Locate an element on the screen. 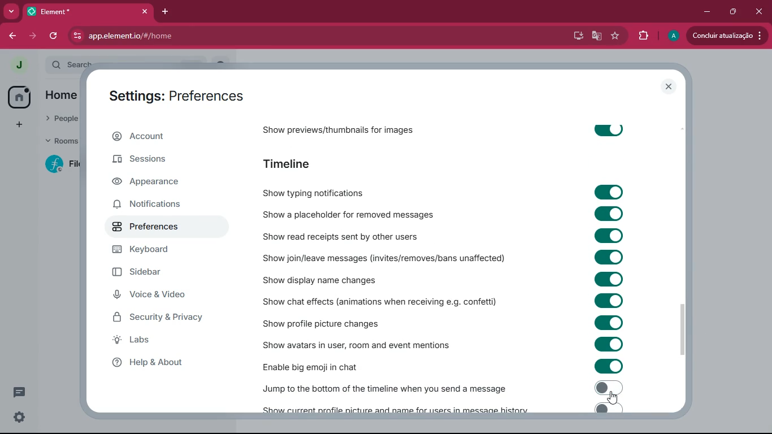 Image resolution: width=772 pixels, height=434 pixels. add tab is located at coordinates (166, 11).